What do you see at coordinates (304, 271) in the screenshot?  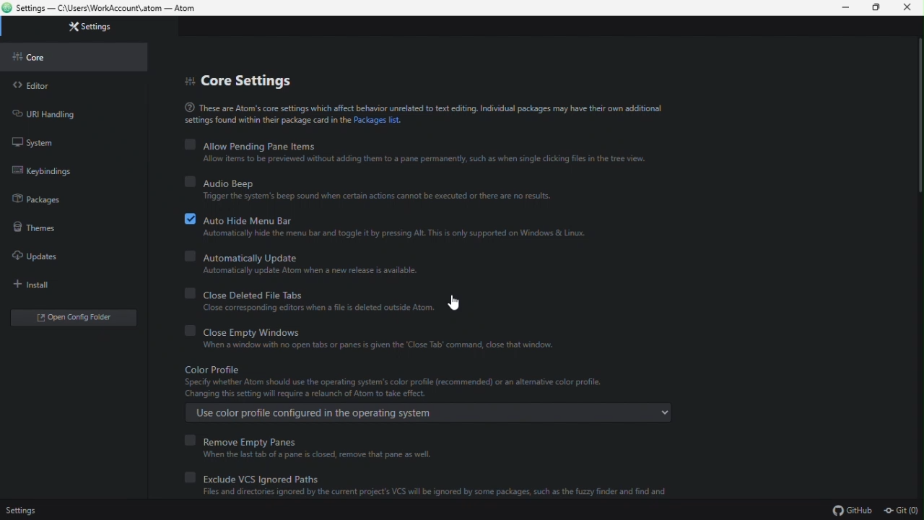 I see `Automatically Update atom when a new release is available.` at bounding box center [304, 271].